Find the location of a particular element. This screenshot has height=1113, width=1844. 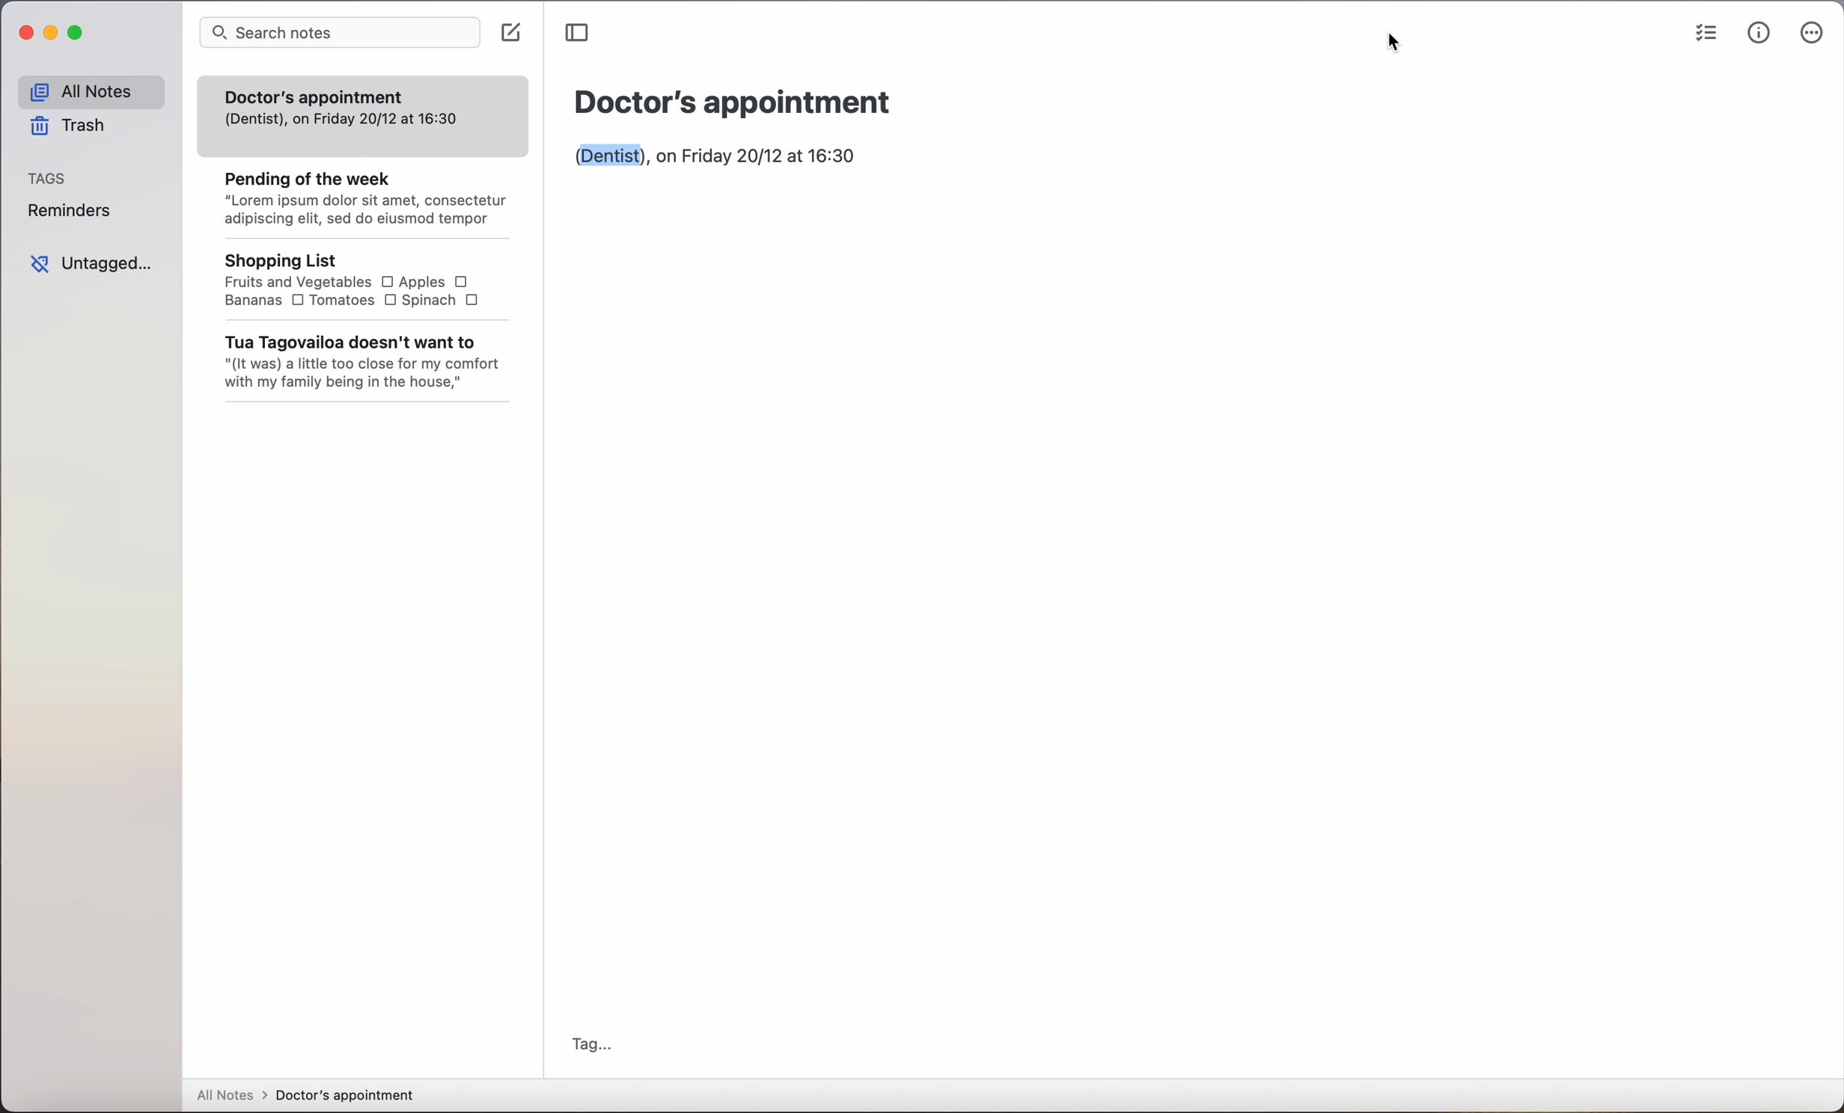

create note is located at coordinates (515, 34).